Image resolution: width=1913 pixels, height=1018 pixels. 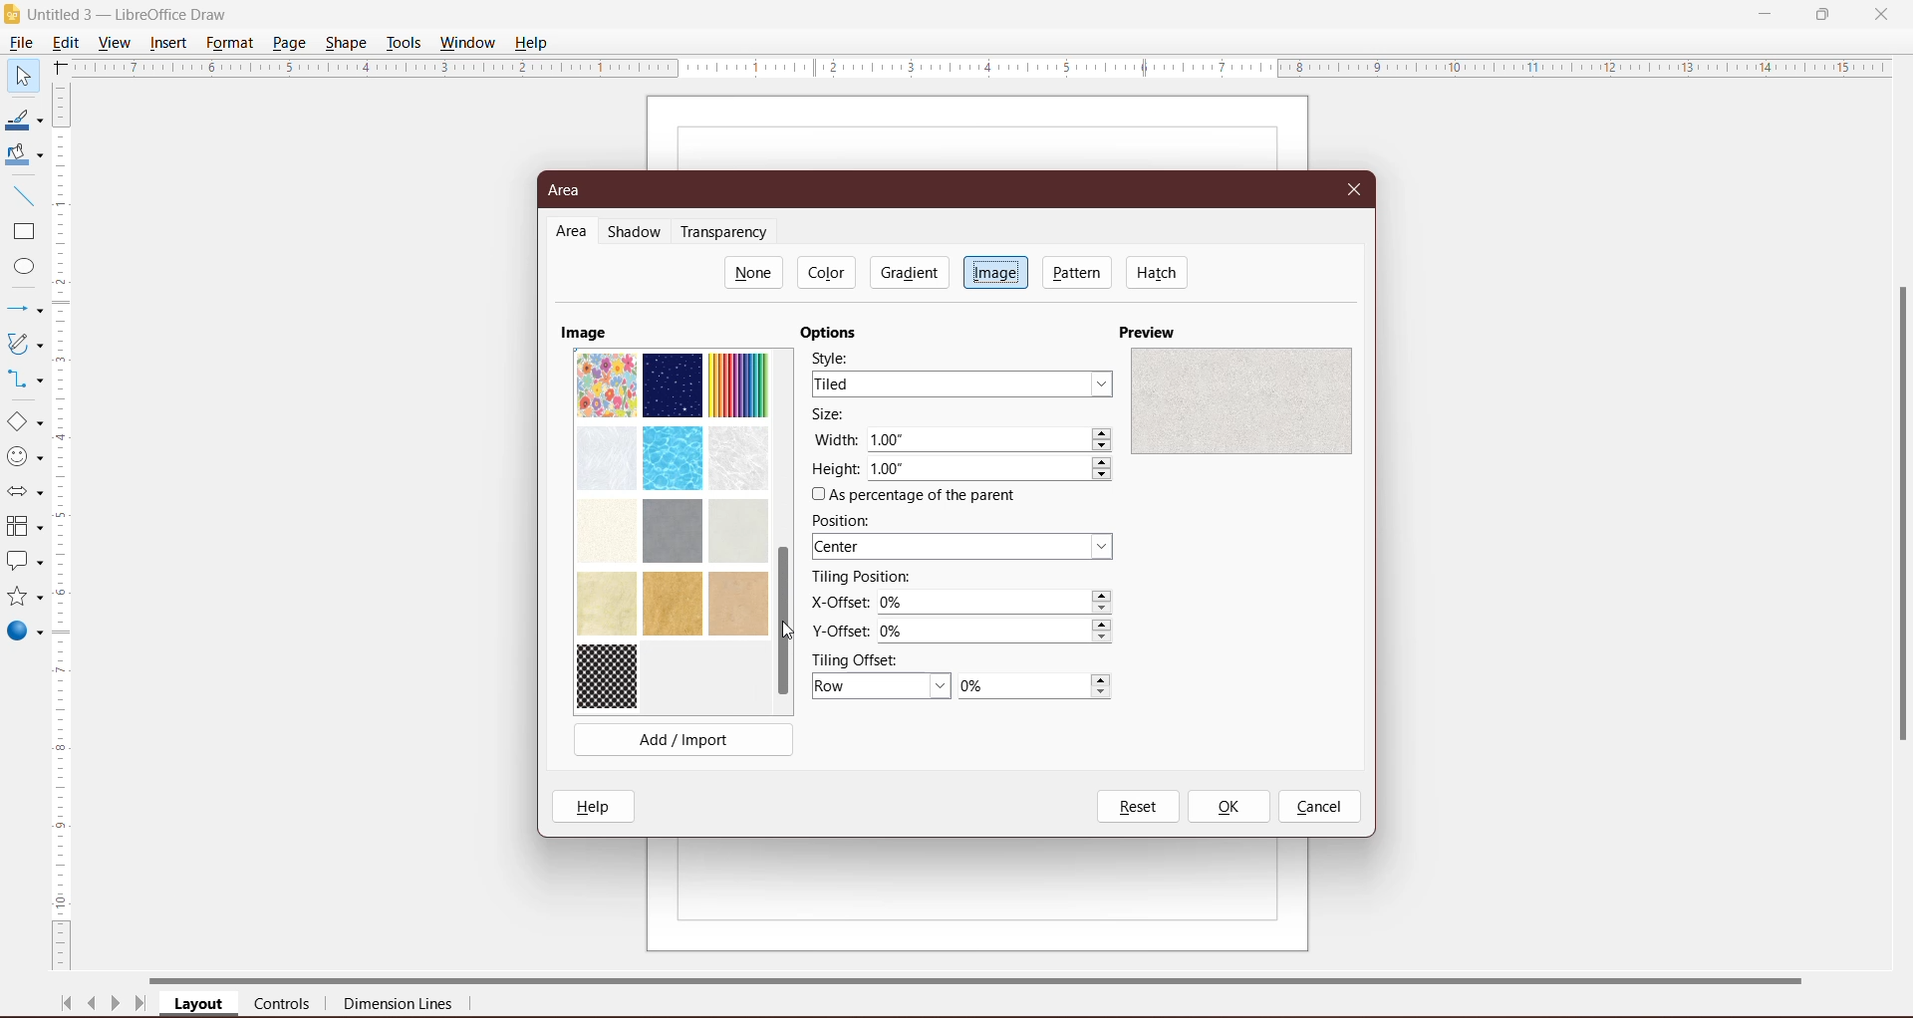 I want to click on Layout, so click(x=200, y=1005).